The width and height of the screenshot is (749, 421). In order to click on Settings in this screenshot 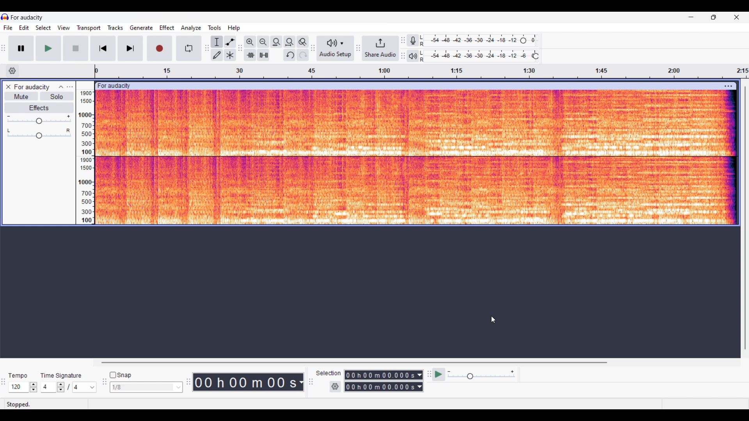, I will do `click(335, 387)`.